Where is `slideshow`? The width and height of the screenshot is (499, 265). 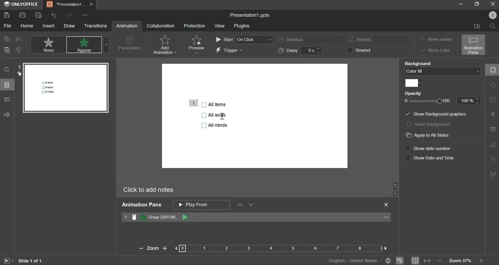
slideshow is located at coordinates (8, 260).